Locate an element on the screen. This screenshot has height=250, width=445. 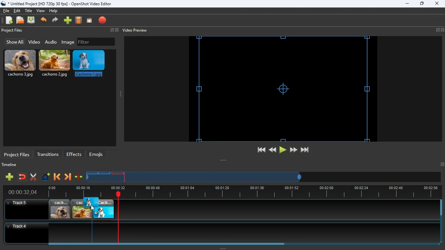
filter is located at coordinates (96, 42).